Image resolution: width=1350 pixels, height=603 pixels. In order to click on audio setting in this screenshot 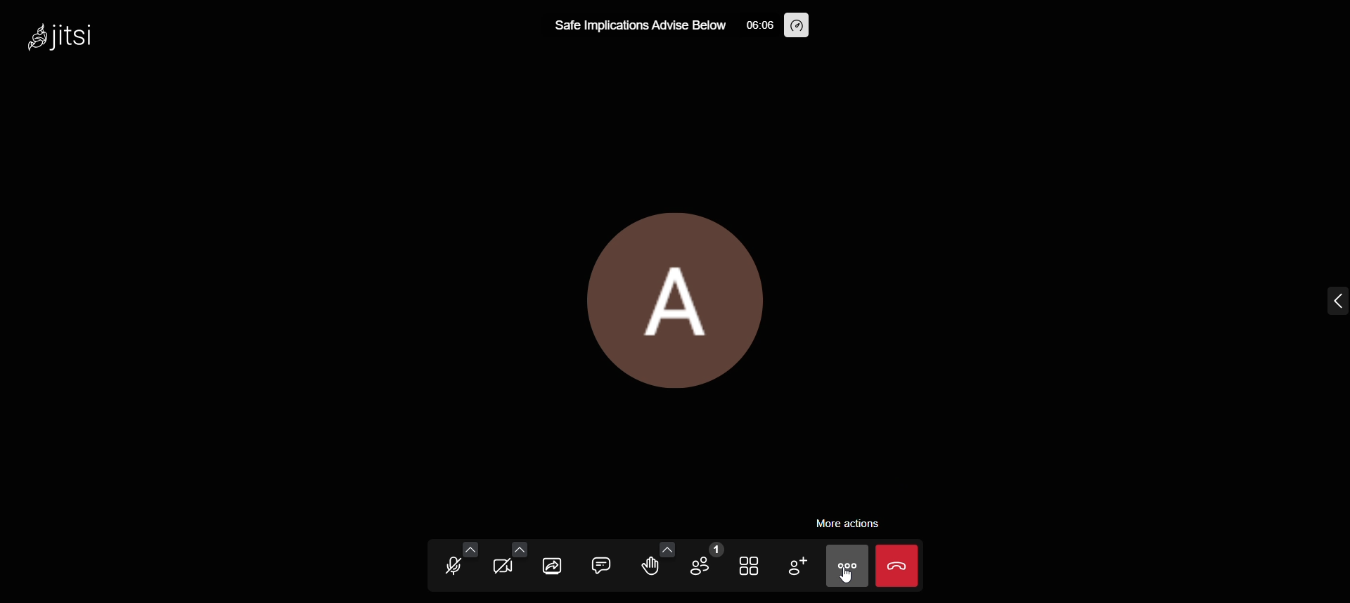, I will do `click(472, 549)`.